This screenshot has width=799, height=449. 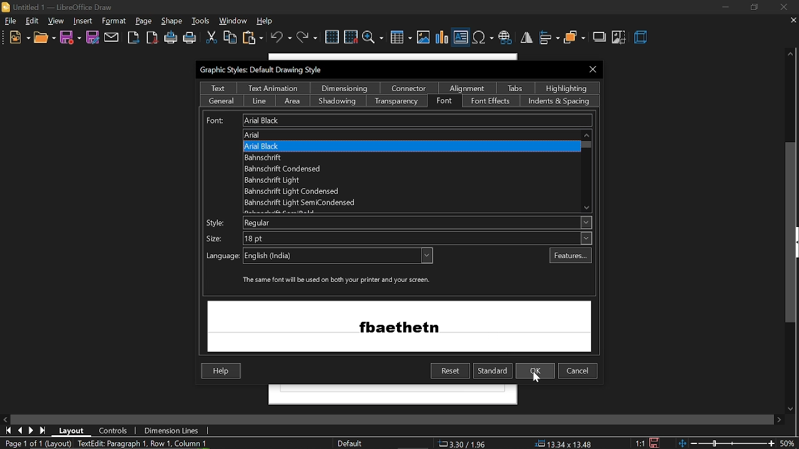 What do you see at coordinates (152, 37) in the screenshot?
I see `export as pdf` at bounding box center [152, 37].